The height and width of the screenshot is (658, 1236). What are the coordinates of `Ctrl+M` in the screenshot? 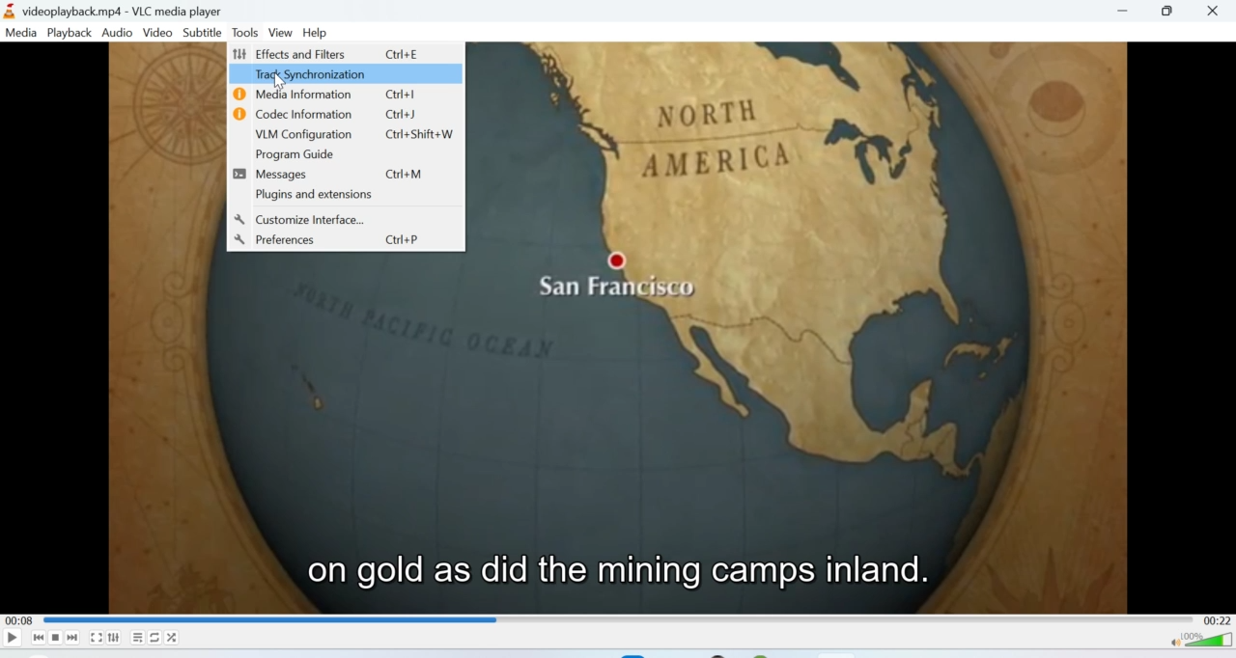 It's located at (405, 172).